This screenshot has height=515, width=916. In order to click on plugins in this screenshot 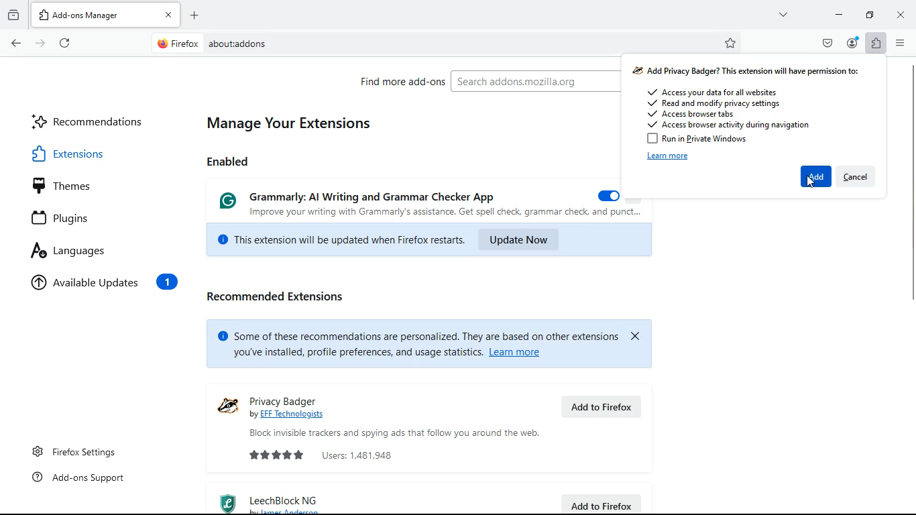, I will do `click(100, 217)`.